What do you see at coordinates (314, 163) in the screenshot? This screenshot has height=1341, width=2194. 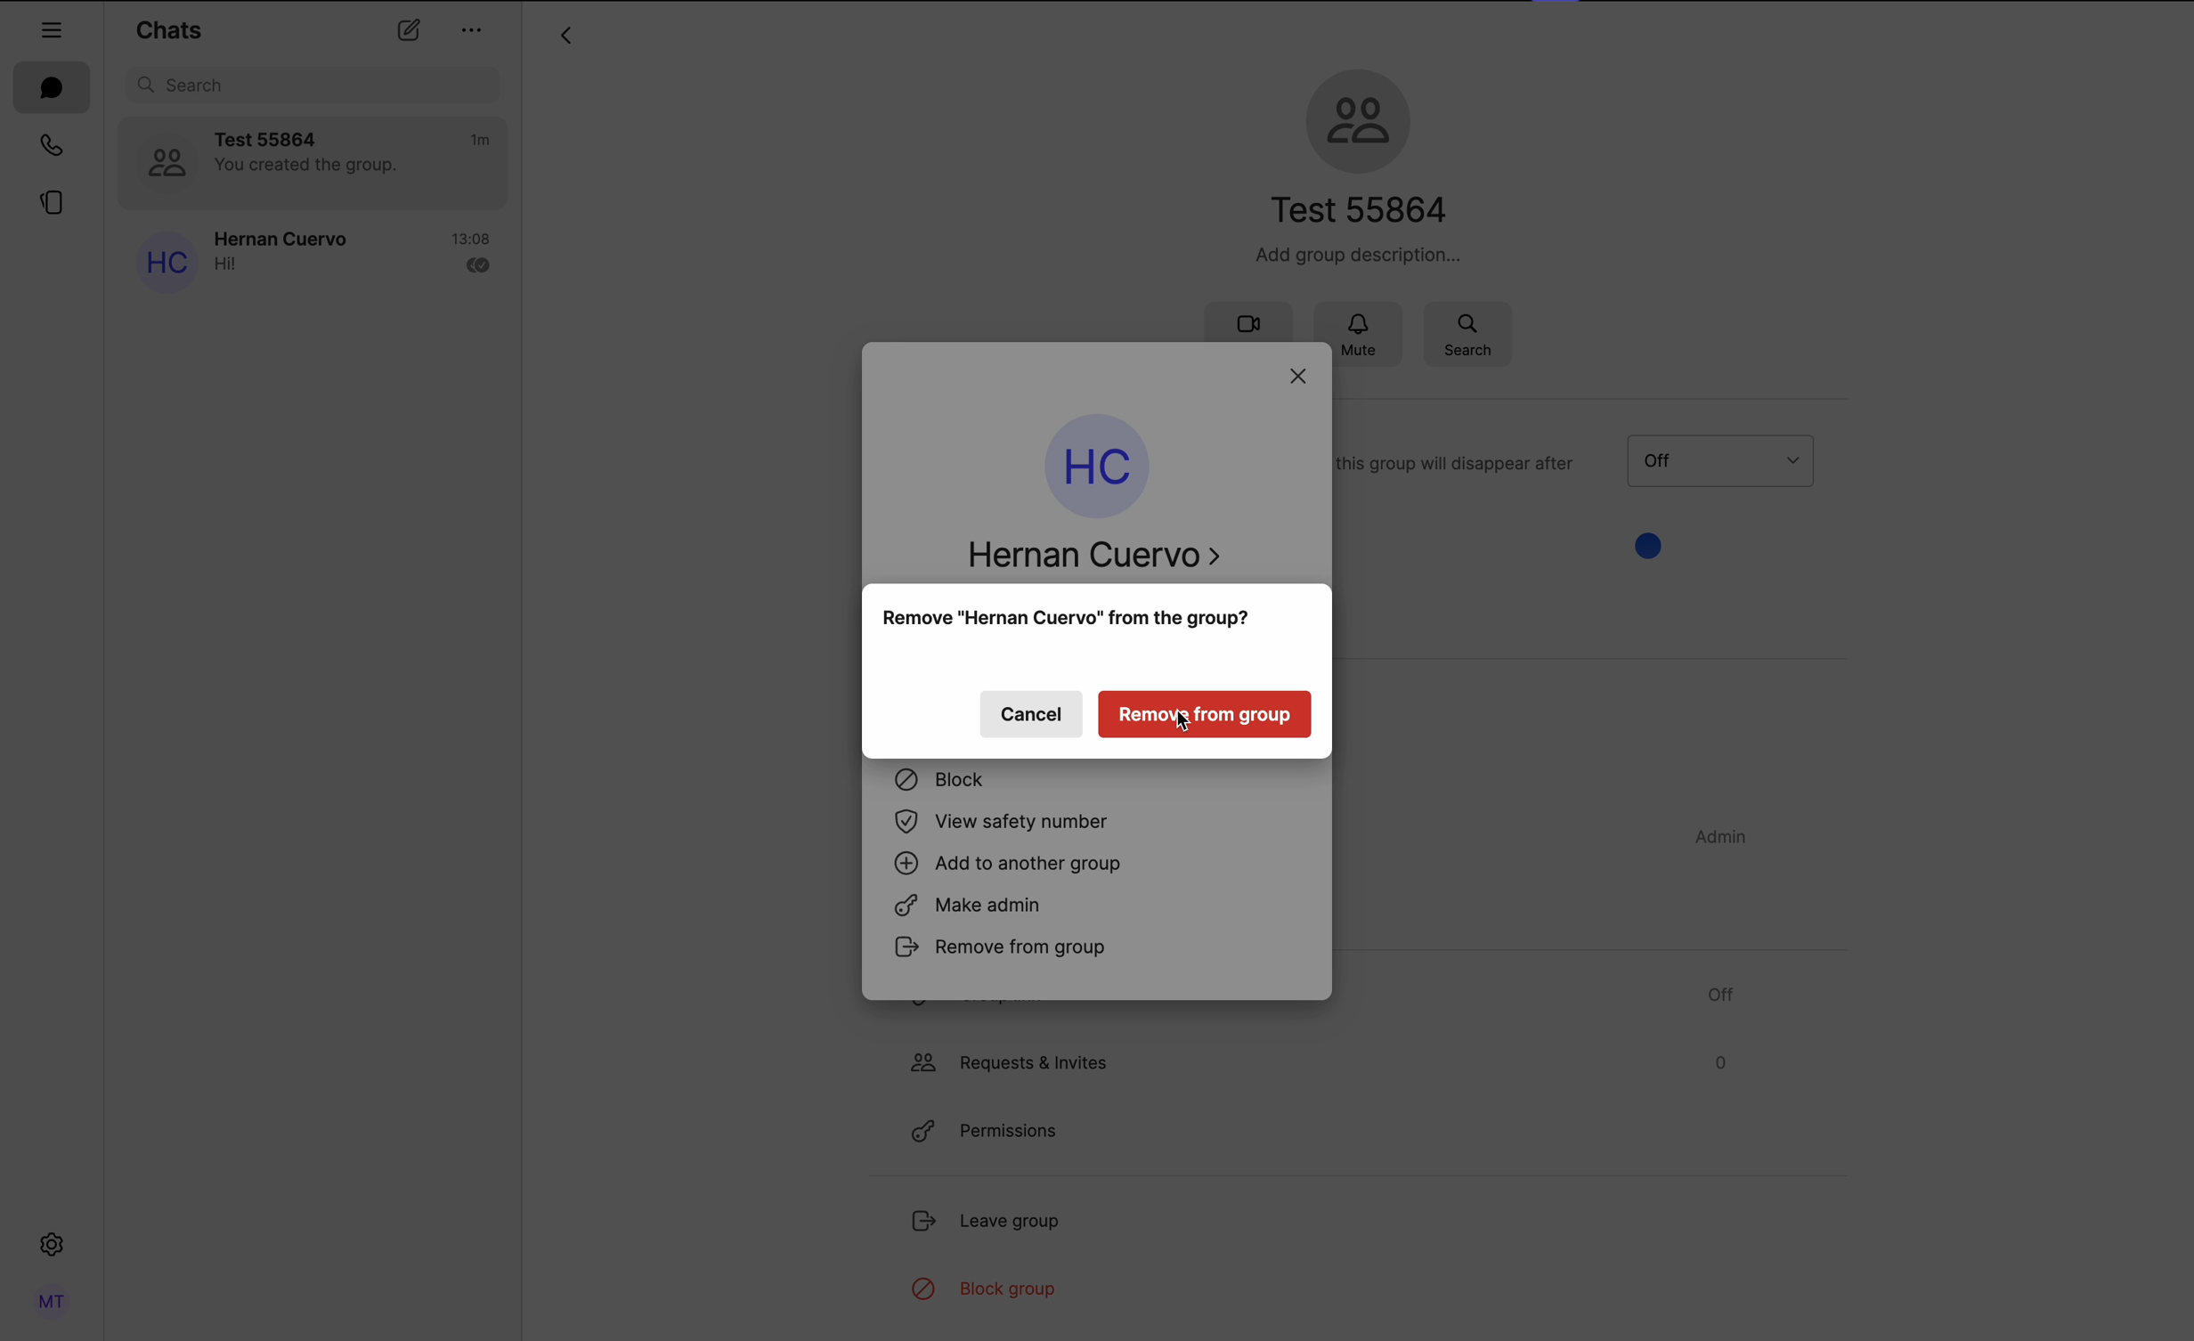 I see `Test 55864 group` at bounding box center [314, 163].